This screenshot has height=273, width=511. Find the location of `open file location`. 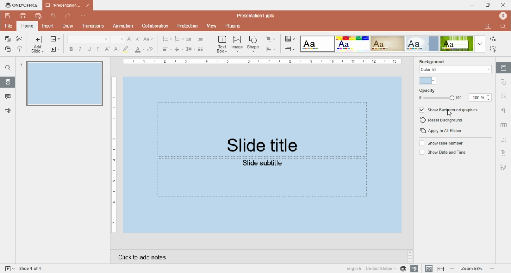

open file location is located at coordinates (489, 27).